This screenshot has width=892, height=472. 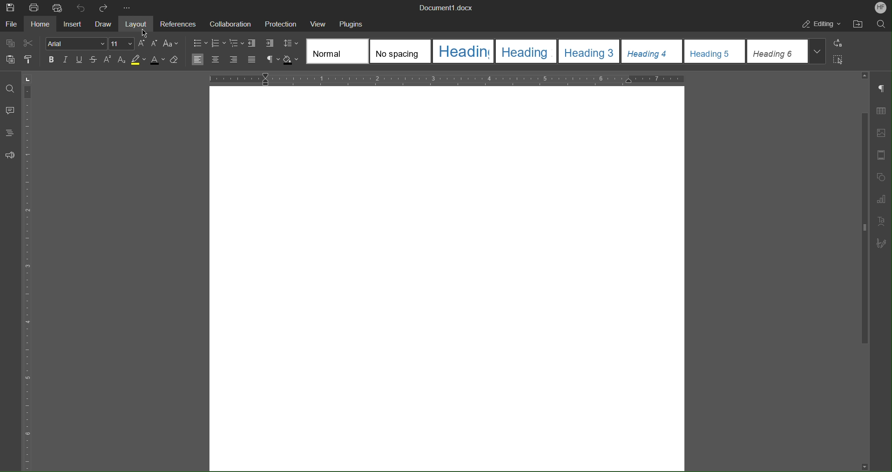 What do you see at coordinates (525, 51) in the screenshot?
I see `Heading 2` at bounding box center [525, 51].